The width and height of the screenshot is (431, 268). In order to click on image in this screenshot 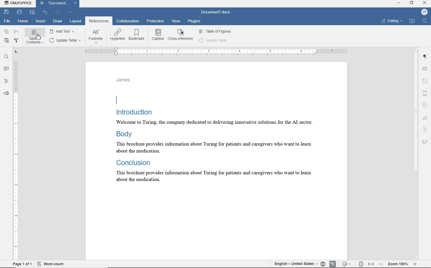, I will do `click(425, 81)`.